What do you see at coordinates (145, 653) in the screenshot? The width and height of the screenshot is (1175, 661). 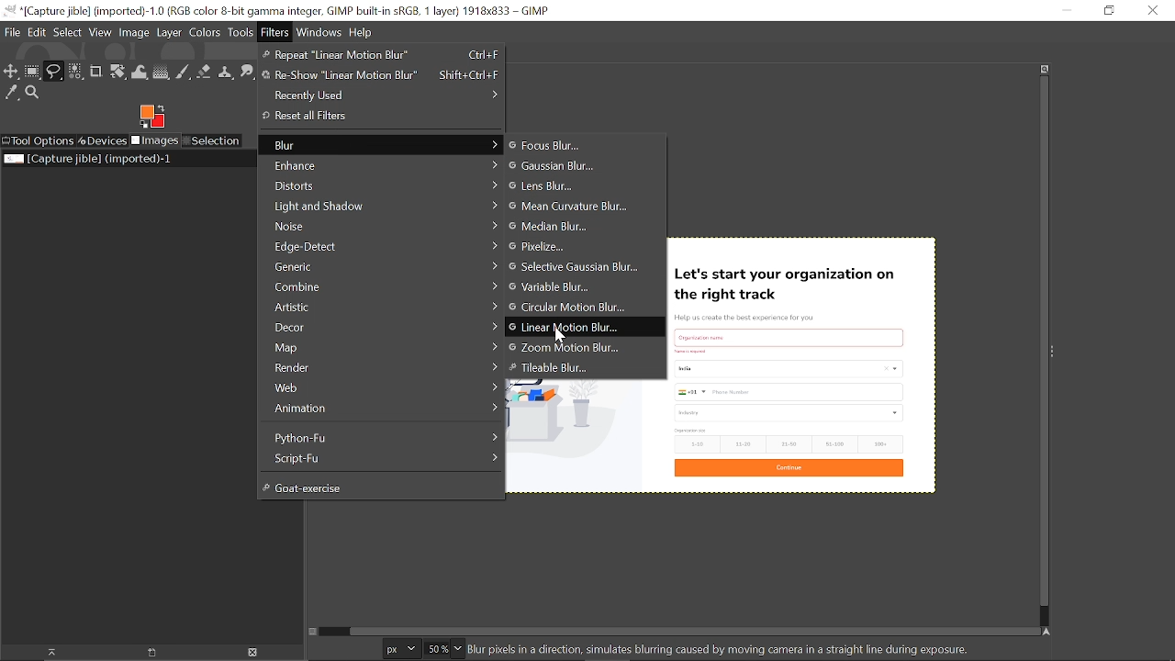 I see `open new display` at bounding box center [145, 653].